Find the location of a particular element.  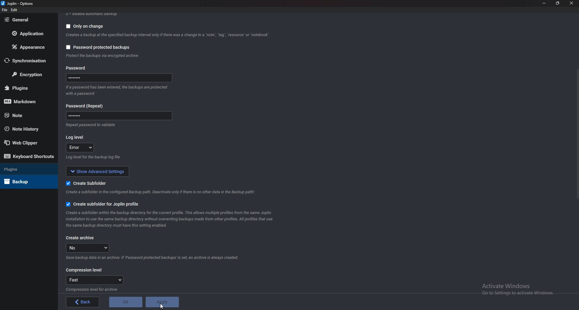

scroll bar is located at coordinates (577, 135).